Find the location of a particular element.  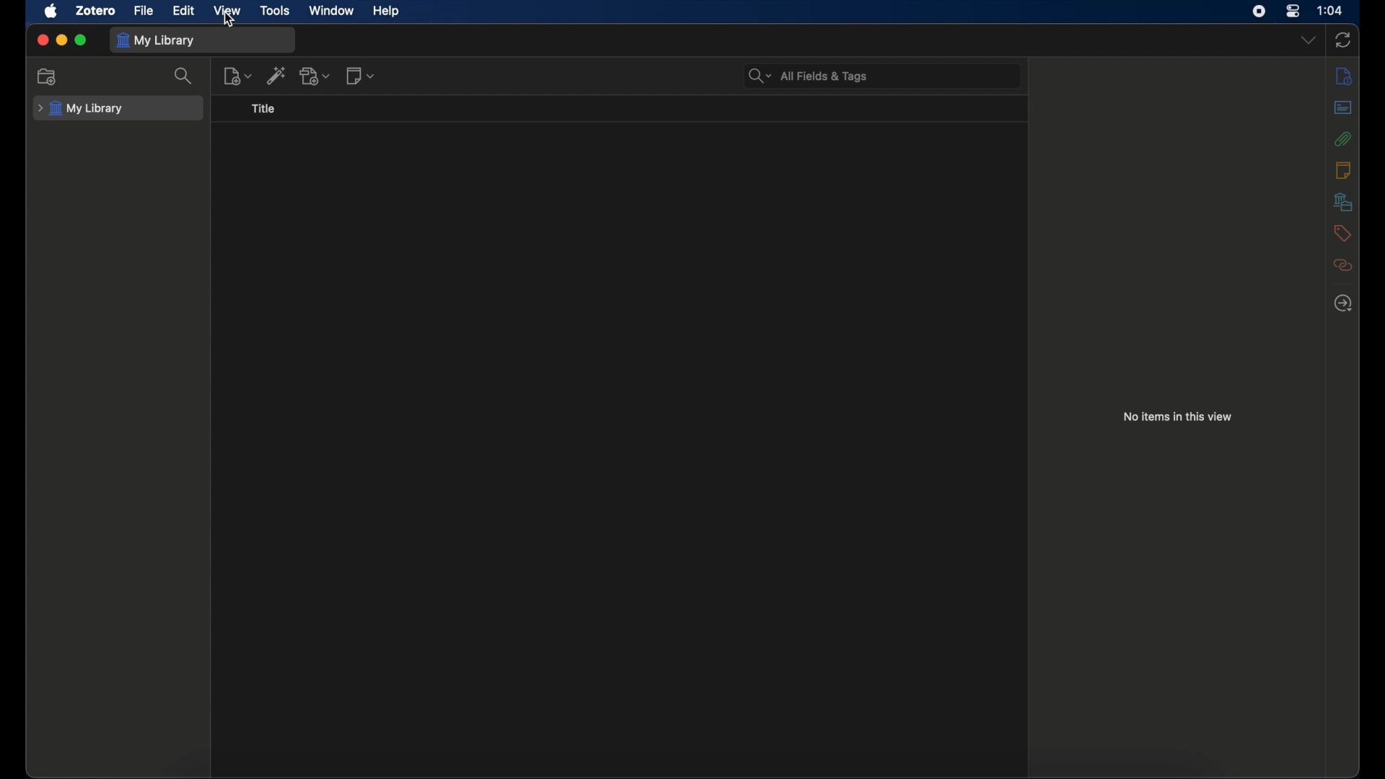

zotero is located at coordinates (97, 12).